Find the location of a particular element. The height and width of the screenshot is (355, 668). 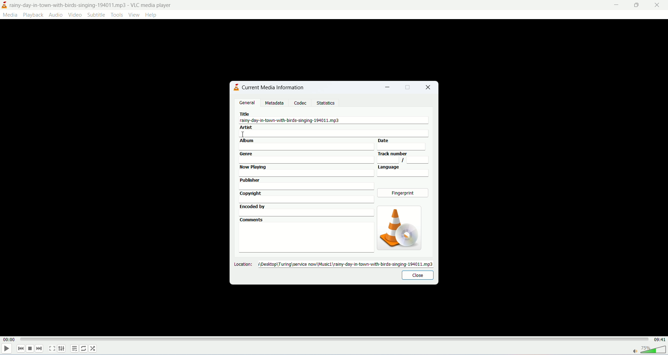

close is located at coordinates (417, 275).